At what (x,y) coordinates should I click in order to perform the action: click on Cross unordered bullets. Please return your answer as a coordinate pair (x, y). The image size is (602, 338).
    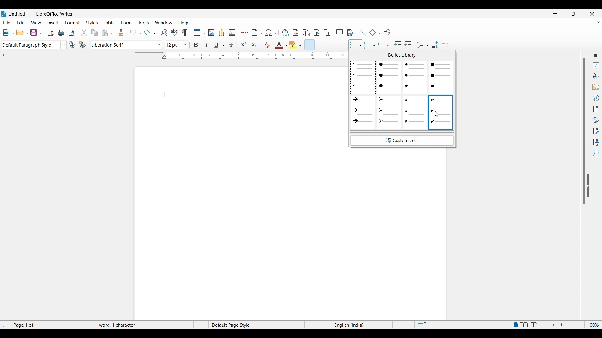
    Looking at the image, I should click on (415, 112).